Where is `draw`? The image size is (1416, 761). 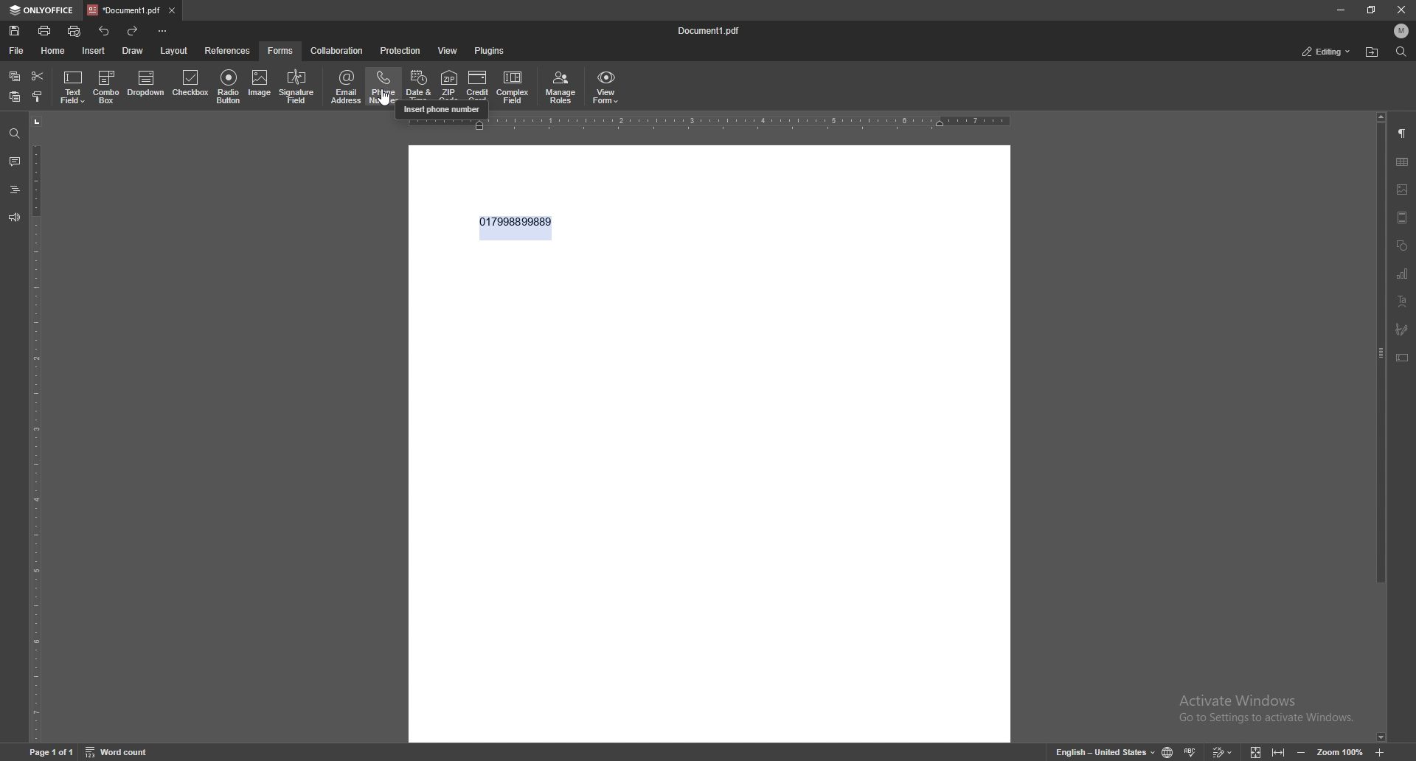
draw is located at coordinates (133, 51).